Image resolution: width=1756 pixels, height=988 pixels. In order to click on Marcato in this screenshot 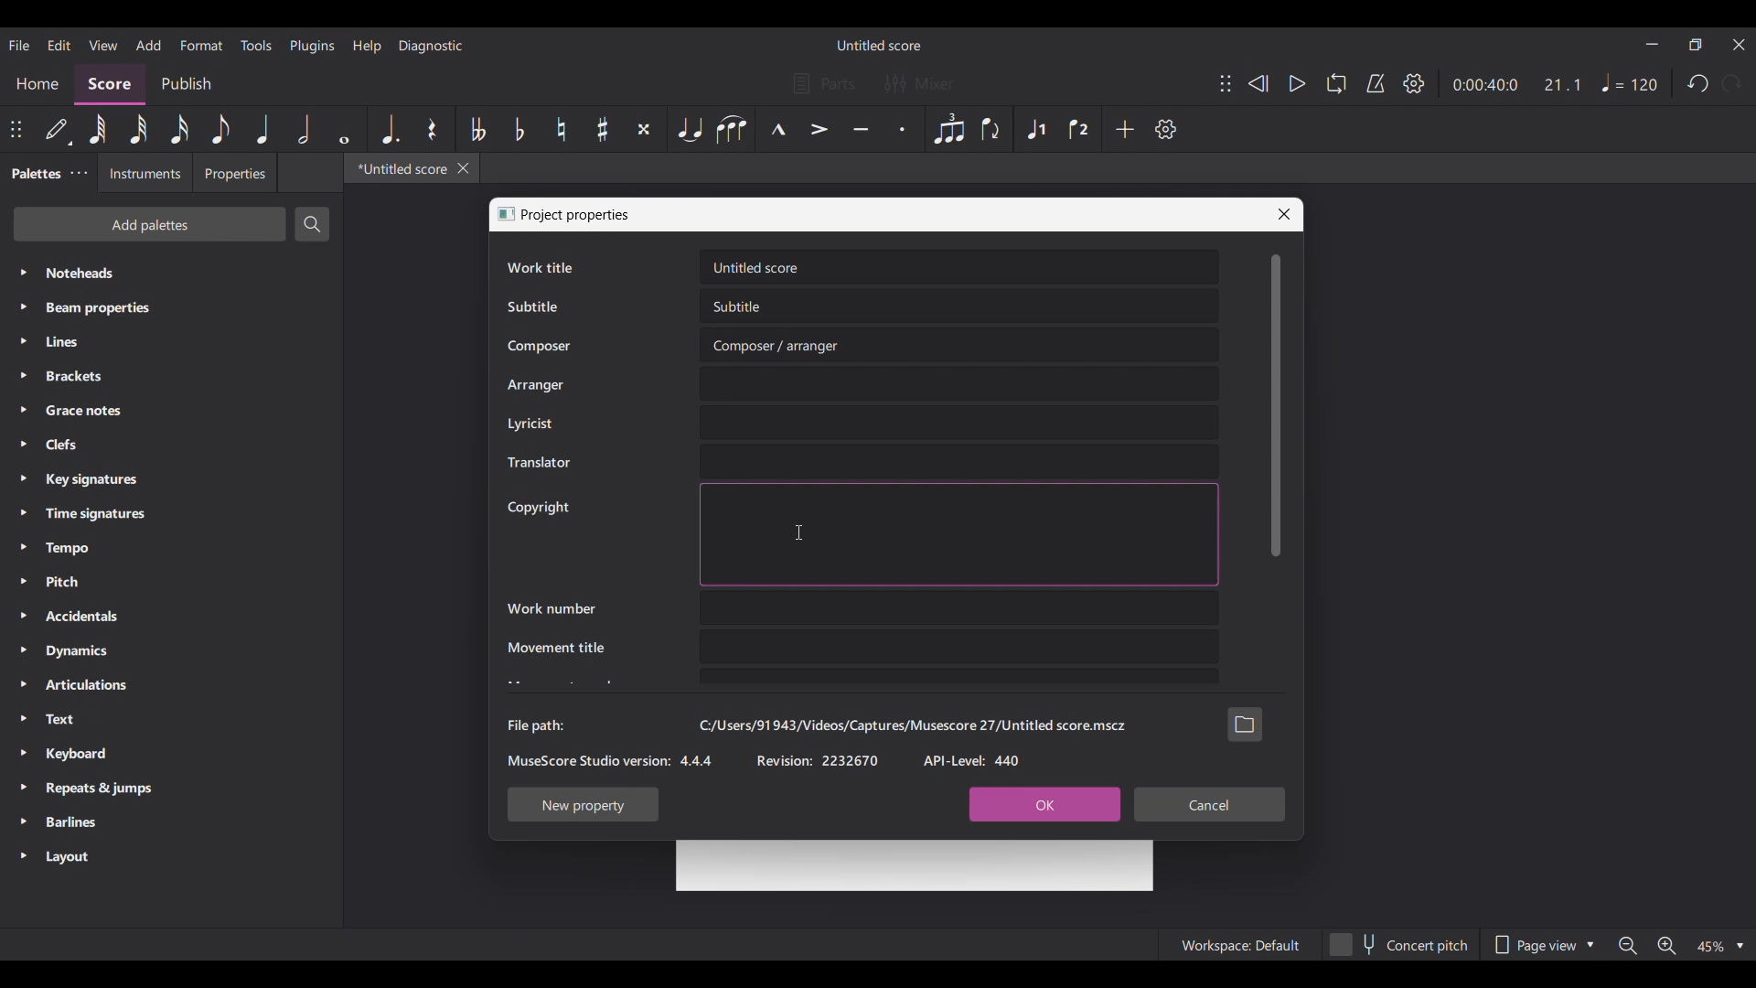, I will do `click(778, 129)`.